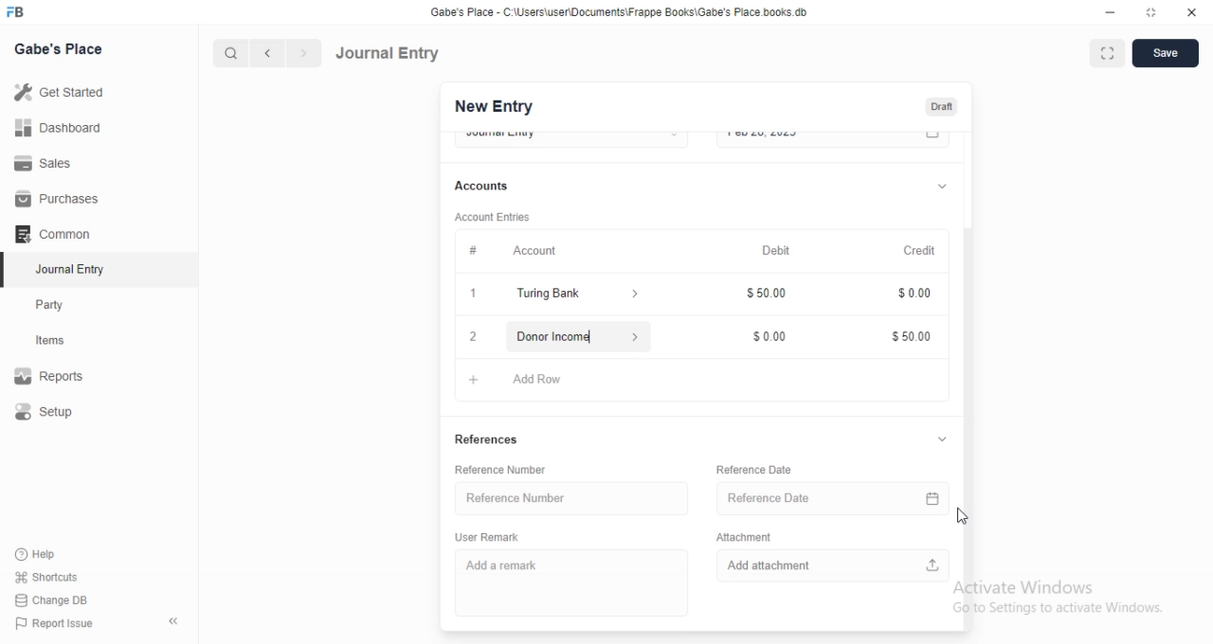 The height and width of the screenshot is (644, 1213). I want to click on calender, so click(936, 495).